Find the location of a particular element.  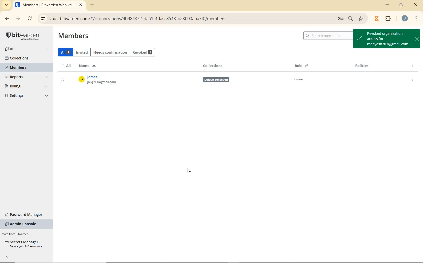

REPORTS is located at coordinates (27, 77).